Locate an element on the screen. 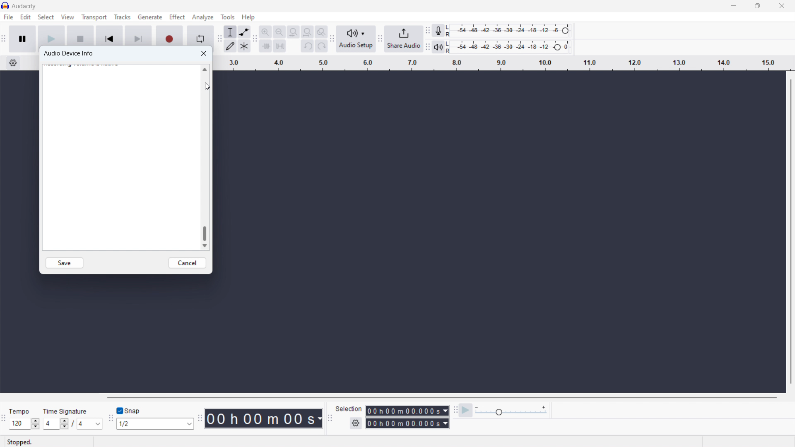 The image size is (795, 447). envelop tool is located at coordinates (245, 32).